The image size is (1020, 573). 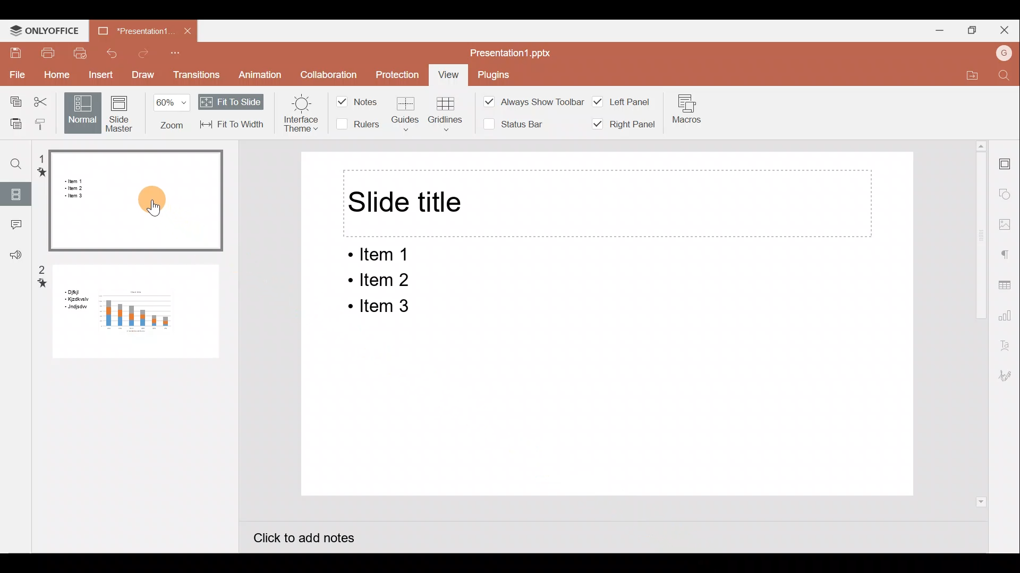 I want to click on Open file location, so click(x=971, y=76).